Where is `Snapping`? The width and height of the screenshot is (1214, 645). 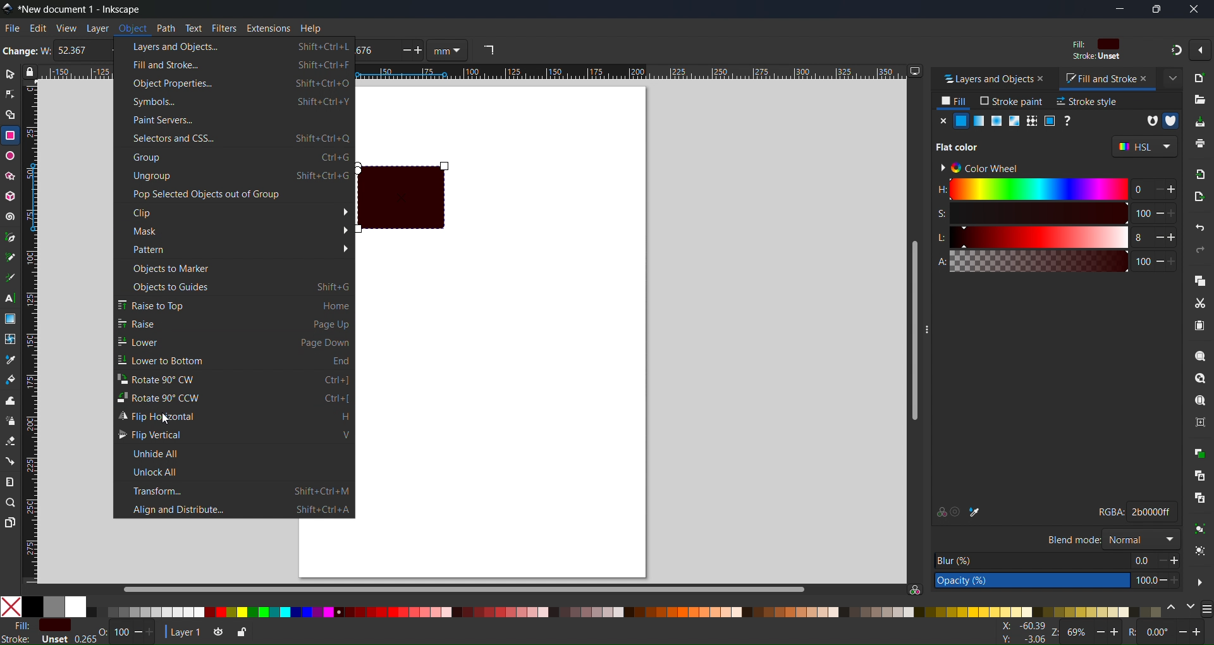 Snapping is located at coordinates (1174, 49).